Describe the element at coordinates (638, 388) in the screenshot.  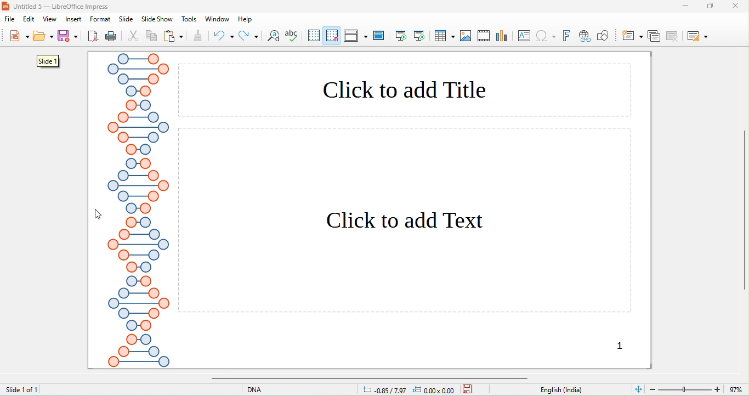
I see `fit to current window` at that location.